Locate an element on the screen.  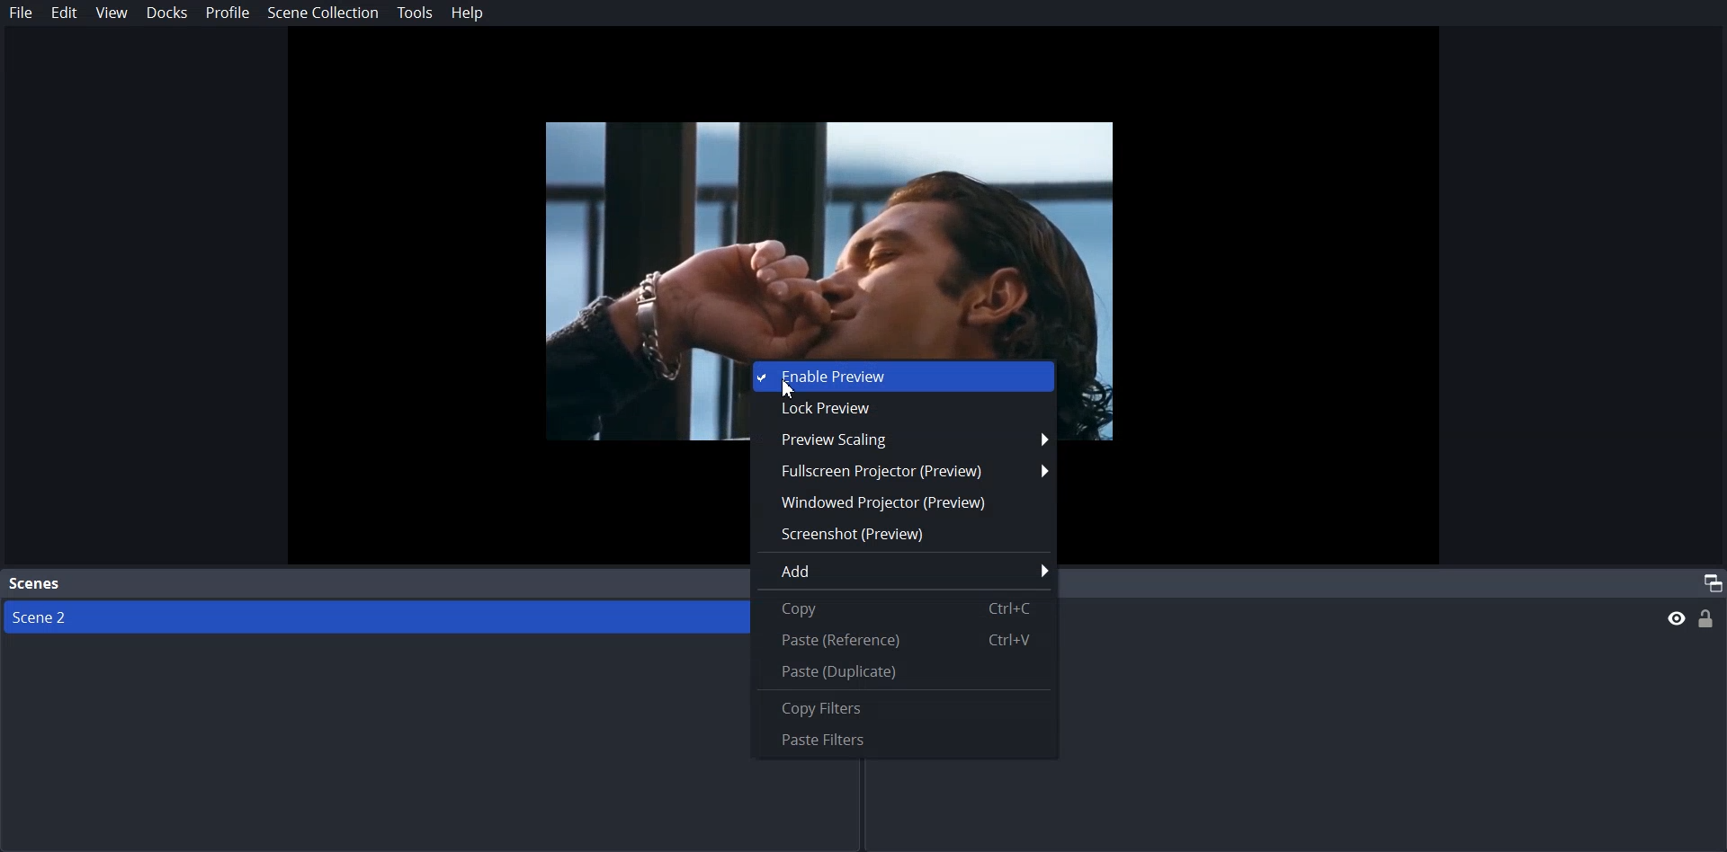
Preview Scaling is located at coordinates (901, 439).